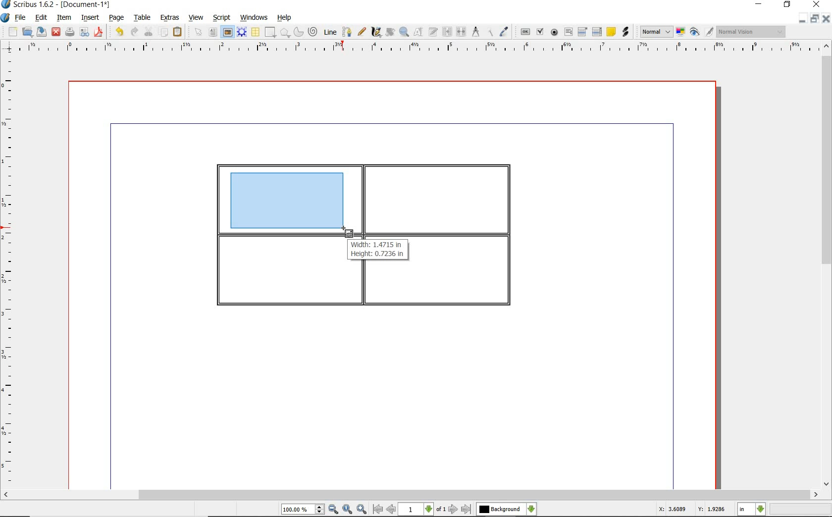 The width and height of the screenshot is (832, 517). What do you see at coordinates (143, 18) in the screenshot?
I see `table` at bounding box center [143, 18].